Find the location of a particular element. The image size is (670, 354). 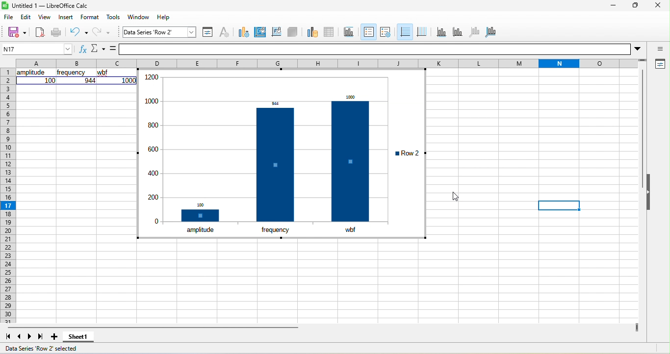

data series row 2 selected is located at coordinates (46, 348).